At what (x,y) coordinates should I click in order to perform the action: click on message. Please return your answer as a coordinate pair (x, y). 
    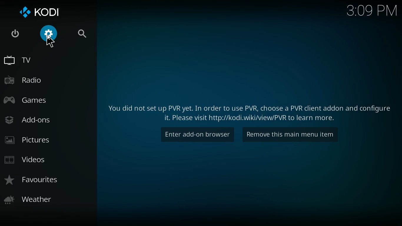
    Looking at the image, I should click on (253, 111).